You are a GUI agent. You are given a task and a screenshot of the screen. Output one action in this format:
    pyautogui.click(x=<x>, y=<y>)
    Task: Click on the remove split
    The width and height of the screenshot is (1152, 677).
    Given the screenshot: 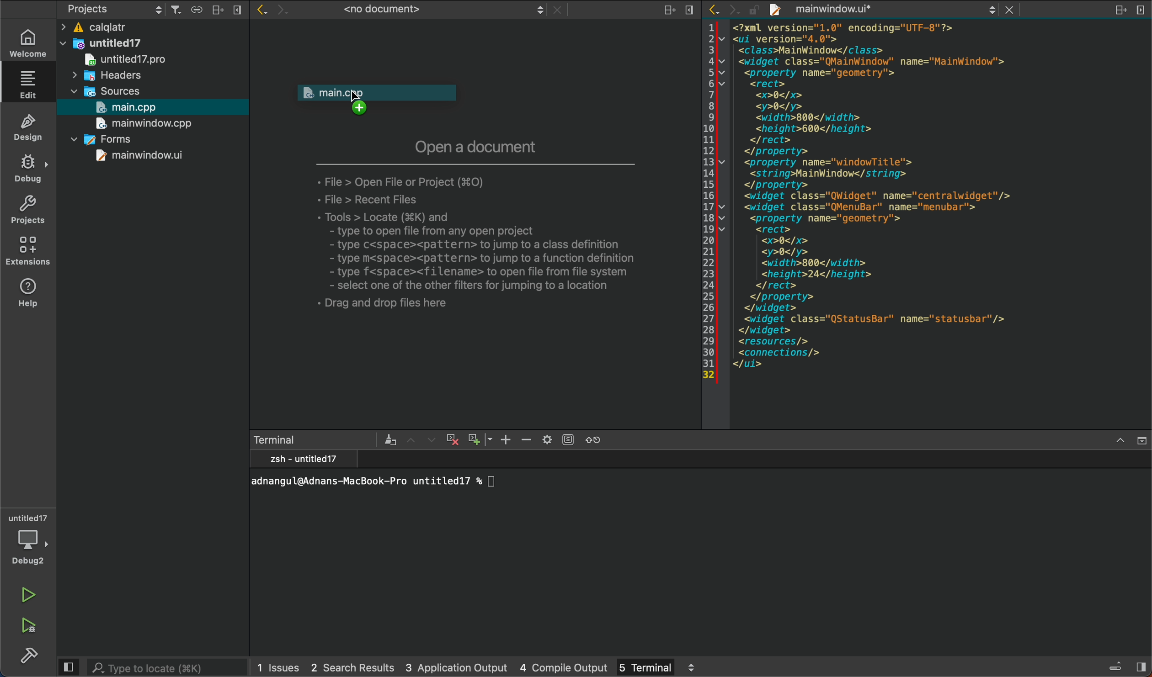 What is the action you would take?
    pyautogui.click(x=691, y=12)
    